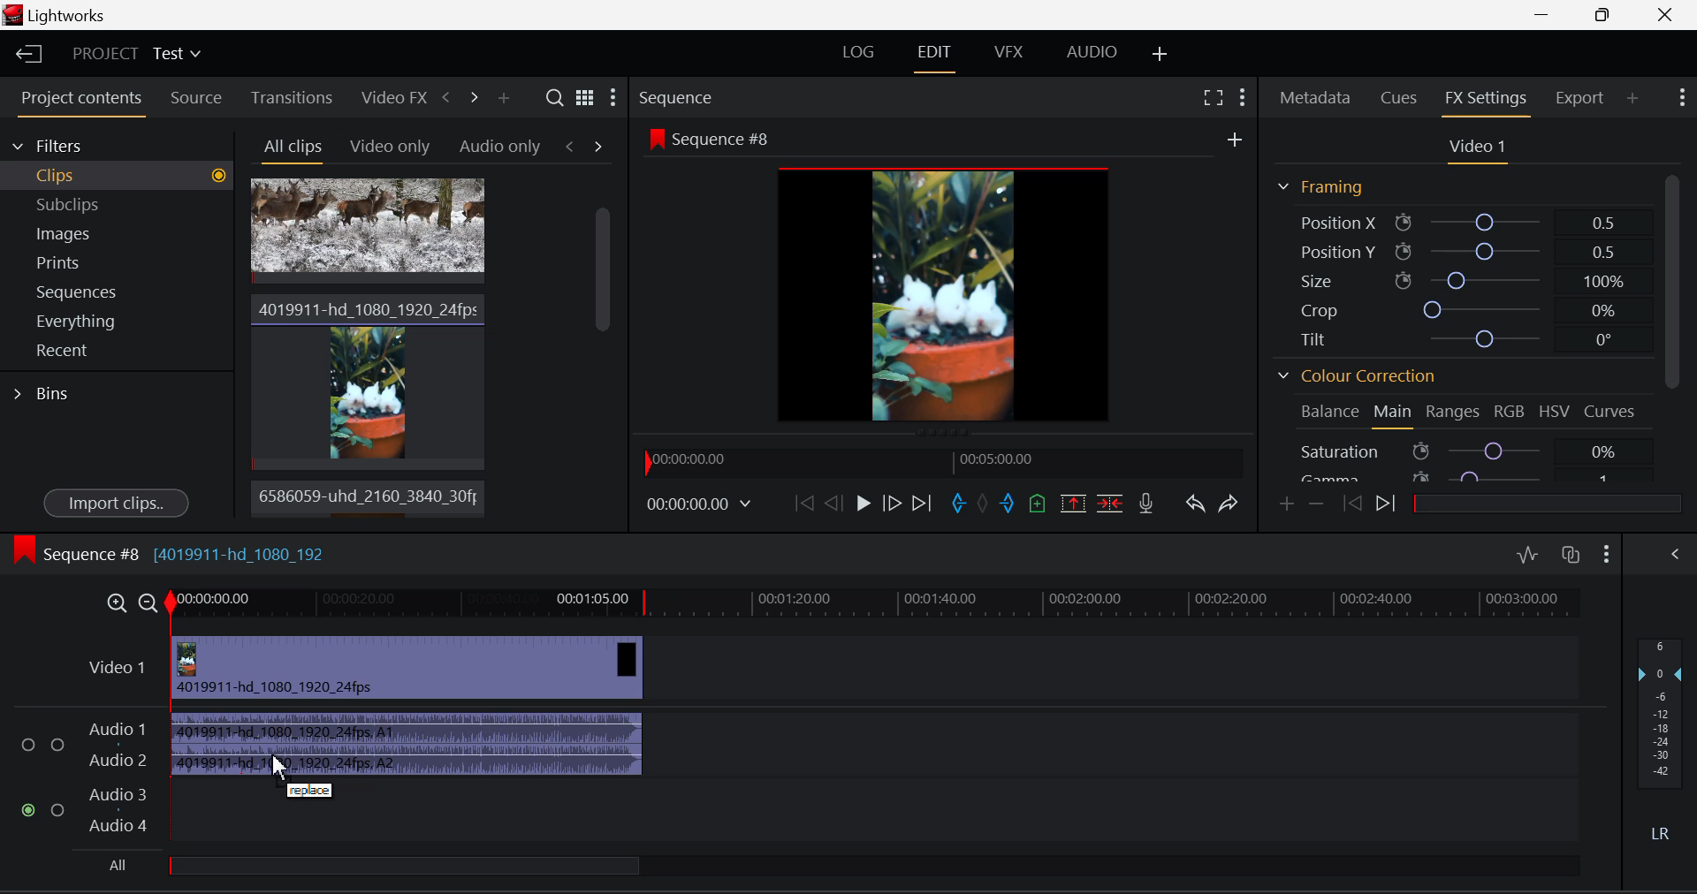 Image resolution: width=1697 pixels, height=894 pixels. What do you see at coordinates (706, 506) in the screenshot?
I see `Frame Time` at bounding box center [706, 506].